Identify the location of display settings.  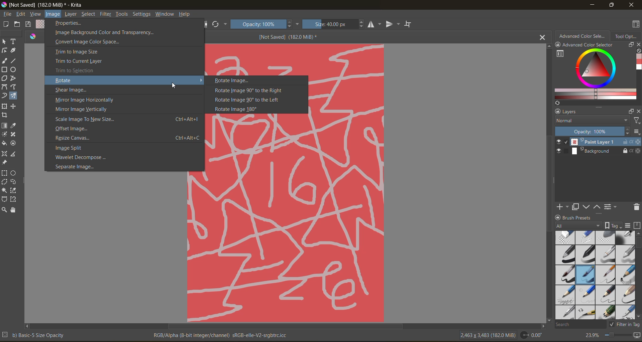
(628, 226).